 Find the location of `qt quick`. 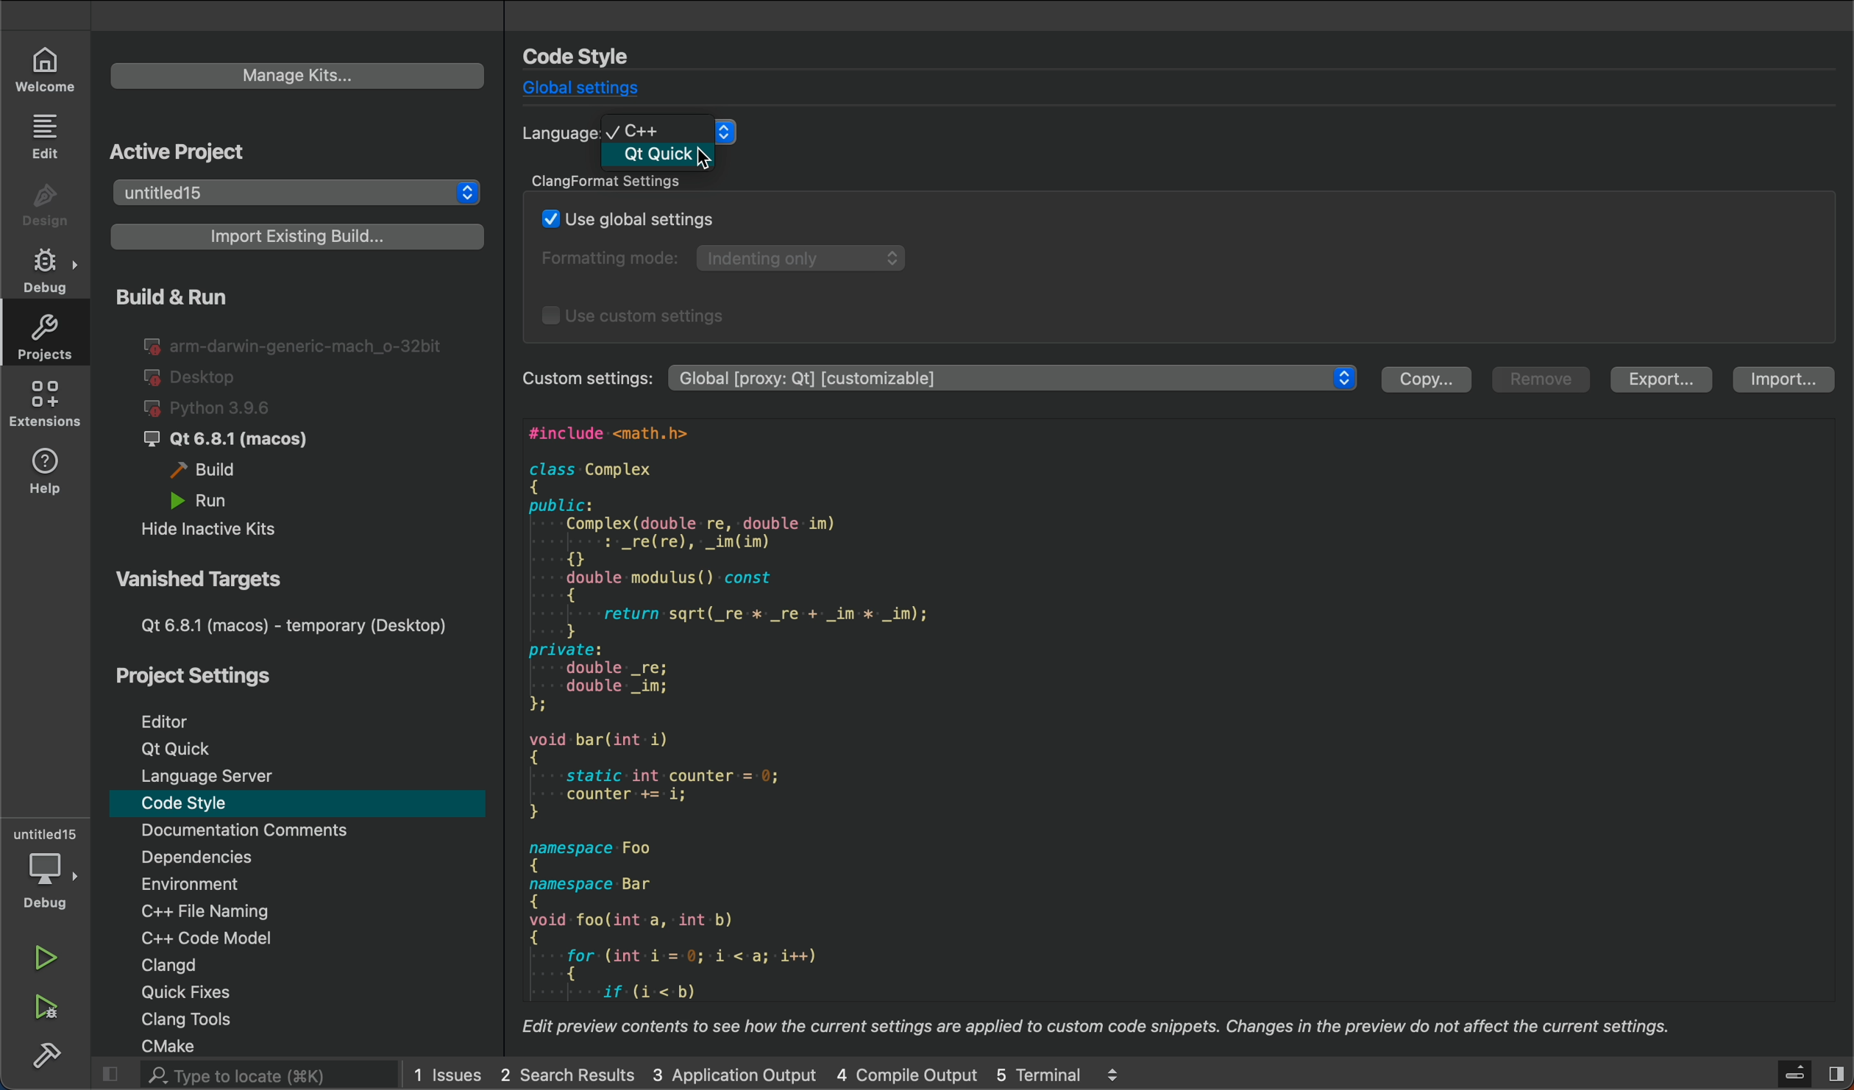

qt quick is located at coordinates (173, 749).